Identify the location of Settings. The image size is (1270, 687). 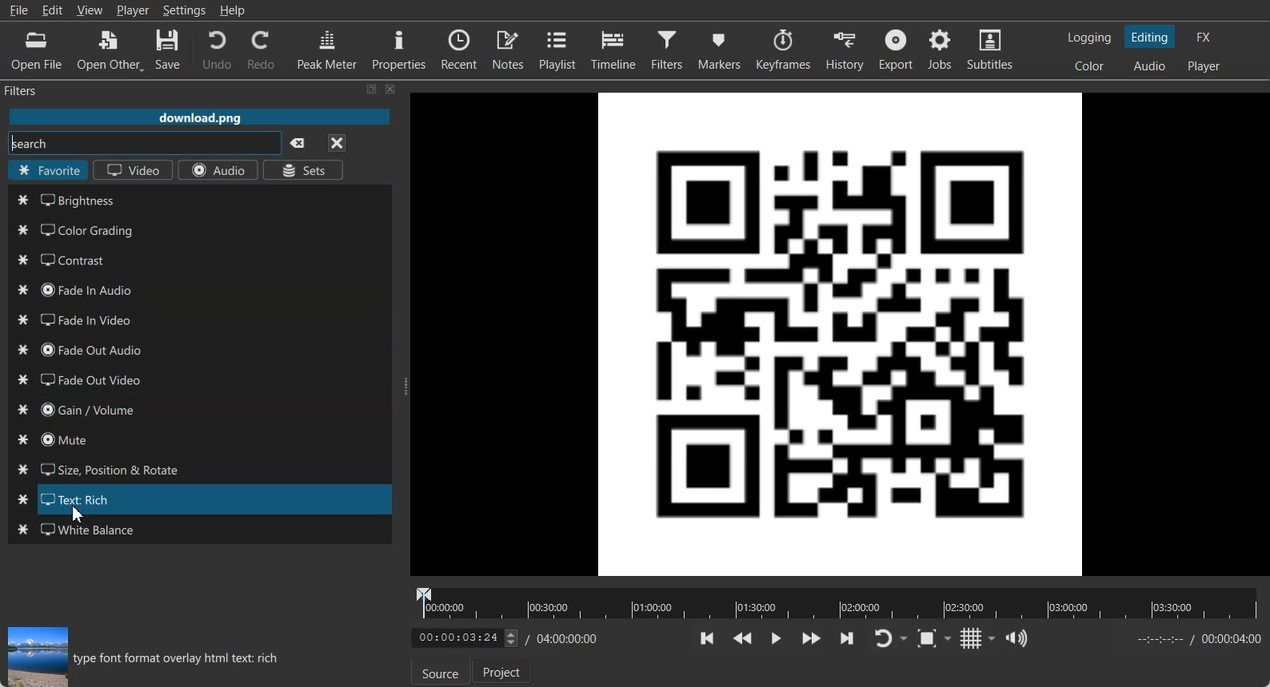
(185, 10).